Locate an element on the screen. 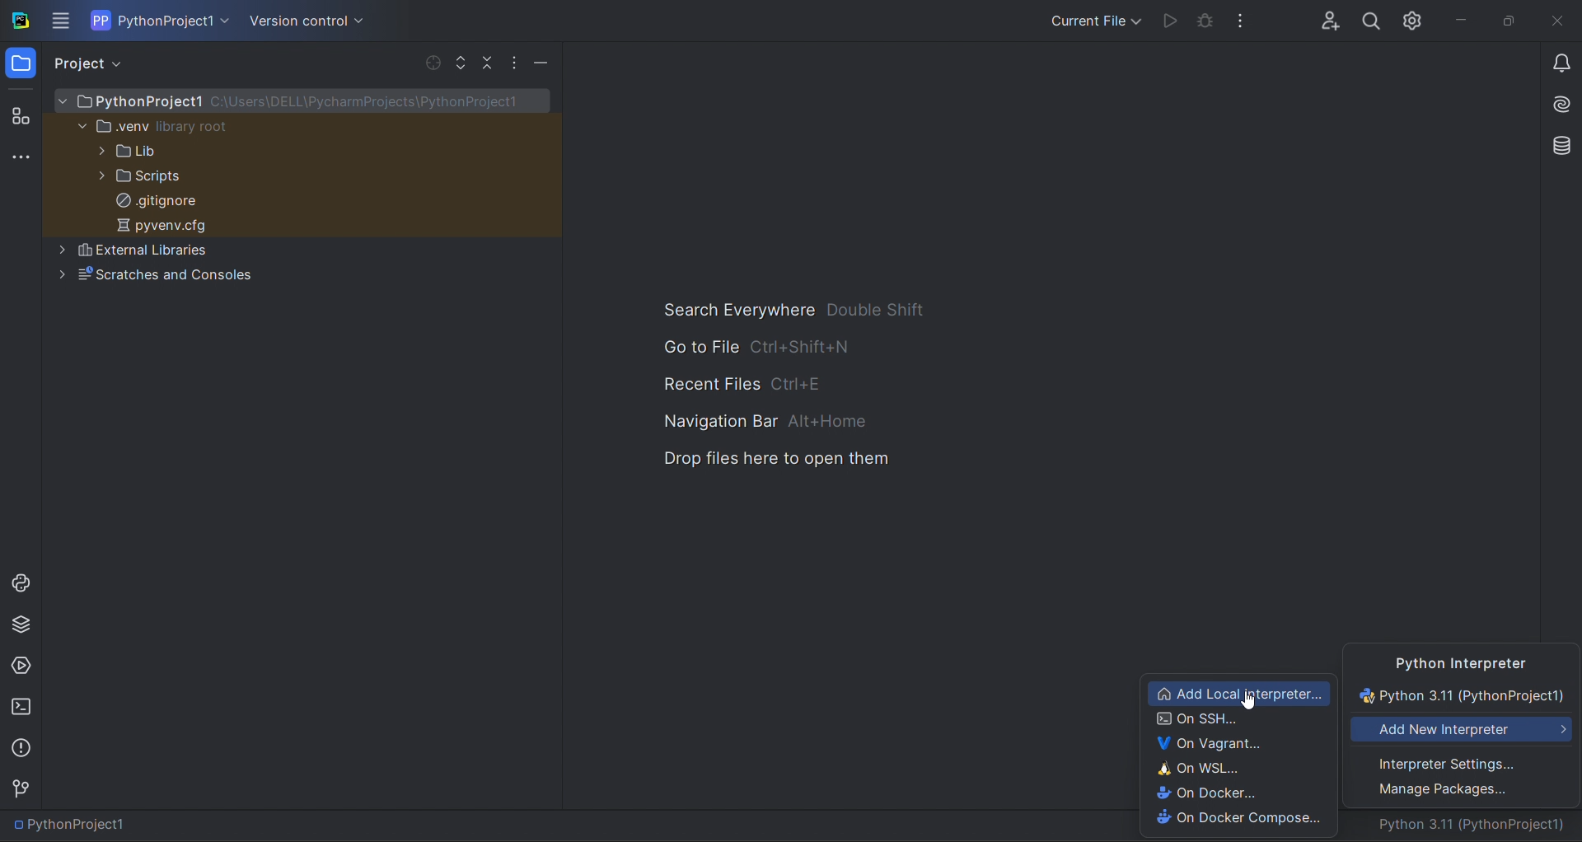 The width and height of the screenshot is (1582, 842). version control is located at coordinates (23, 788).